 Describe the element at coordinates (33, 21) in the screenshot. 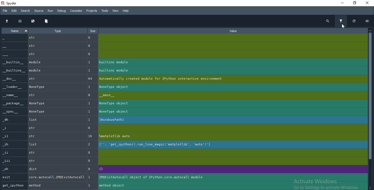

I see `edit and save` at that location.